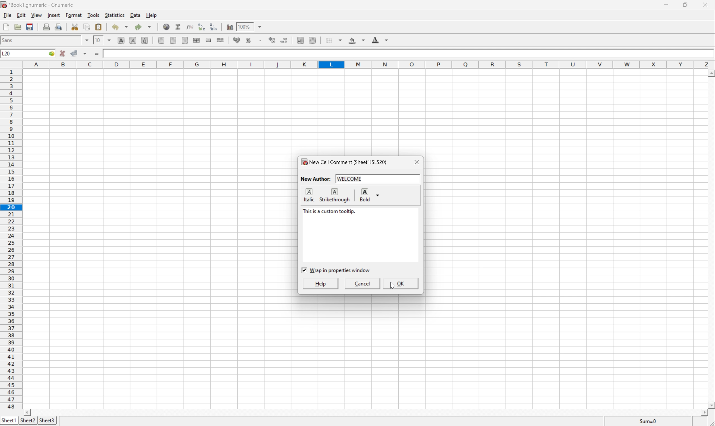 This screenshot has width=715, height=426. I want to click on Strikethrough, so click(335, 195).